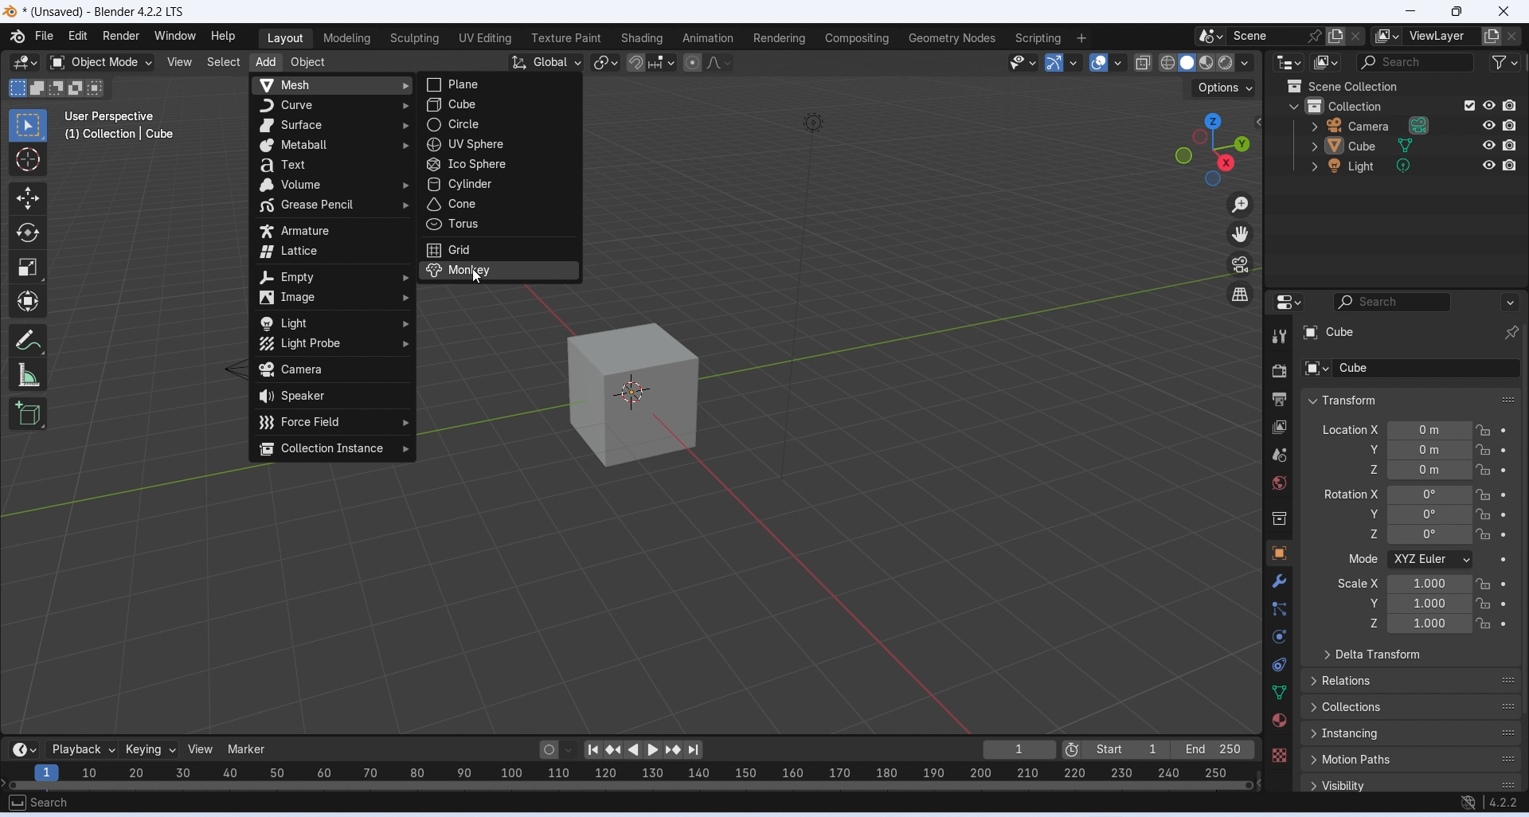  What do you see at coordinates (1281, 520) in the screenshot?
I see `collection` at bounding box center [1281, 520].